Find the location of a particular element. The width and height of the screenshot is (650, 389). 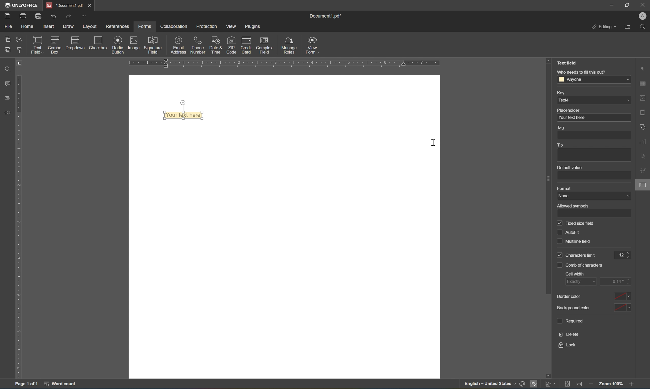

signature field is located at coordinates (154, 46).